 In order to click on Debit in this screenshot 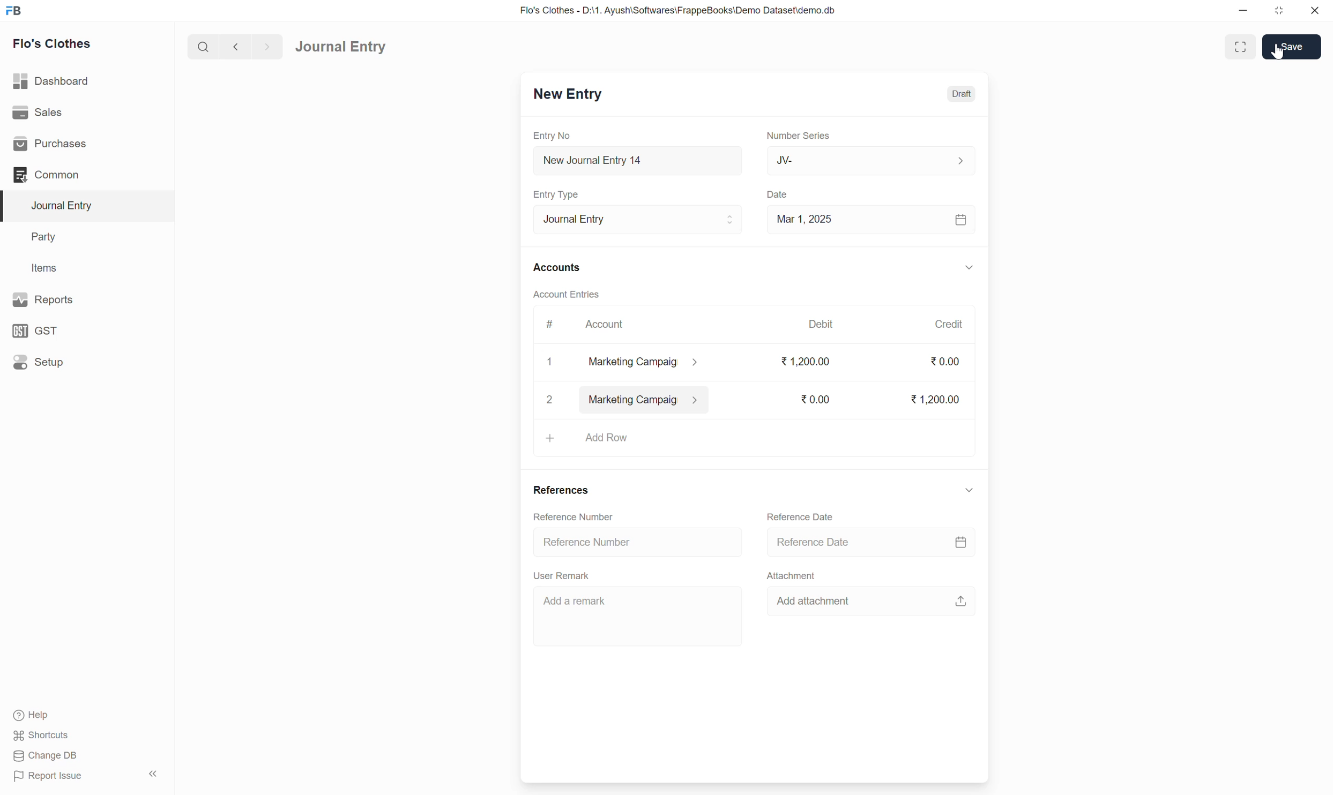, I will do `click(821, 323)`.